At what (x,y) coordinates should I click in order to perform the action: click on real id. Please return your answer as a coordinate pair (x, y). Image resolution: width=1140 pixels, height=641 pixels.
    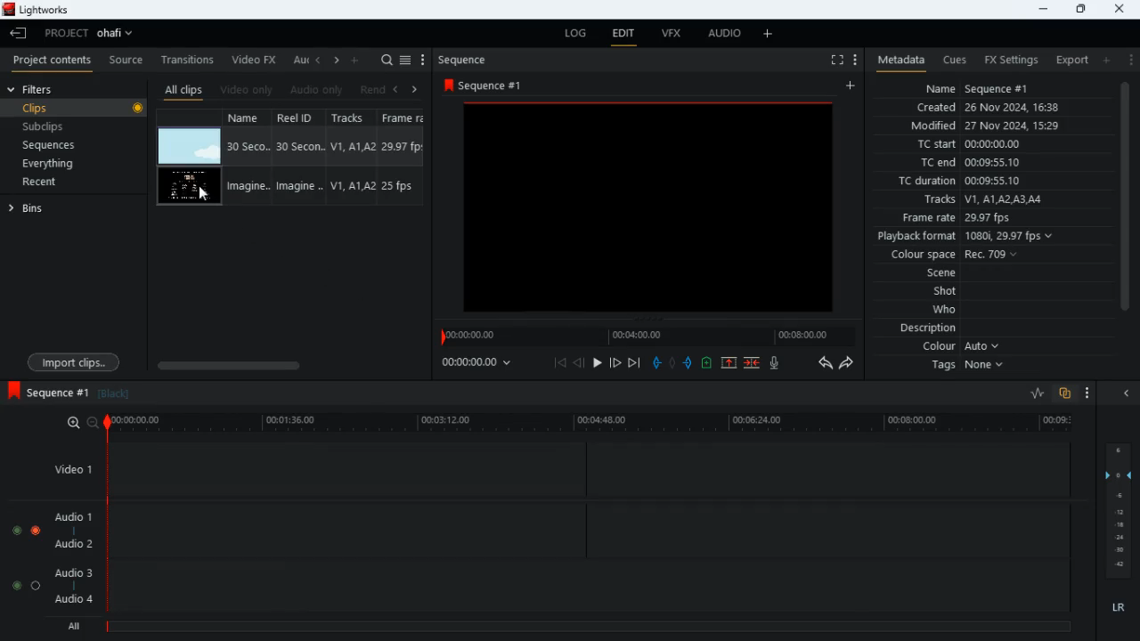
    Looking at the image, I should click on (301, 118).